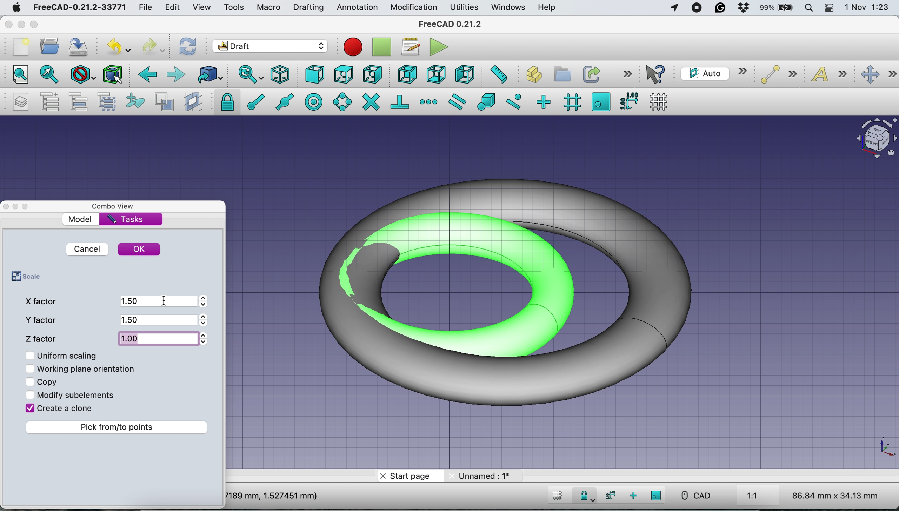 The height and width of the screenshot is (511, 899). I want to click on 1.00, so click(158, 337).